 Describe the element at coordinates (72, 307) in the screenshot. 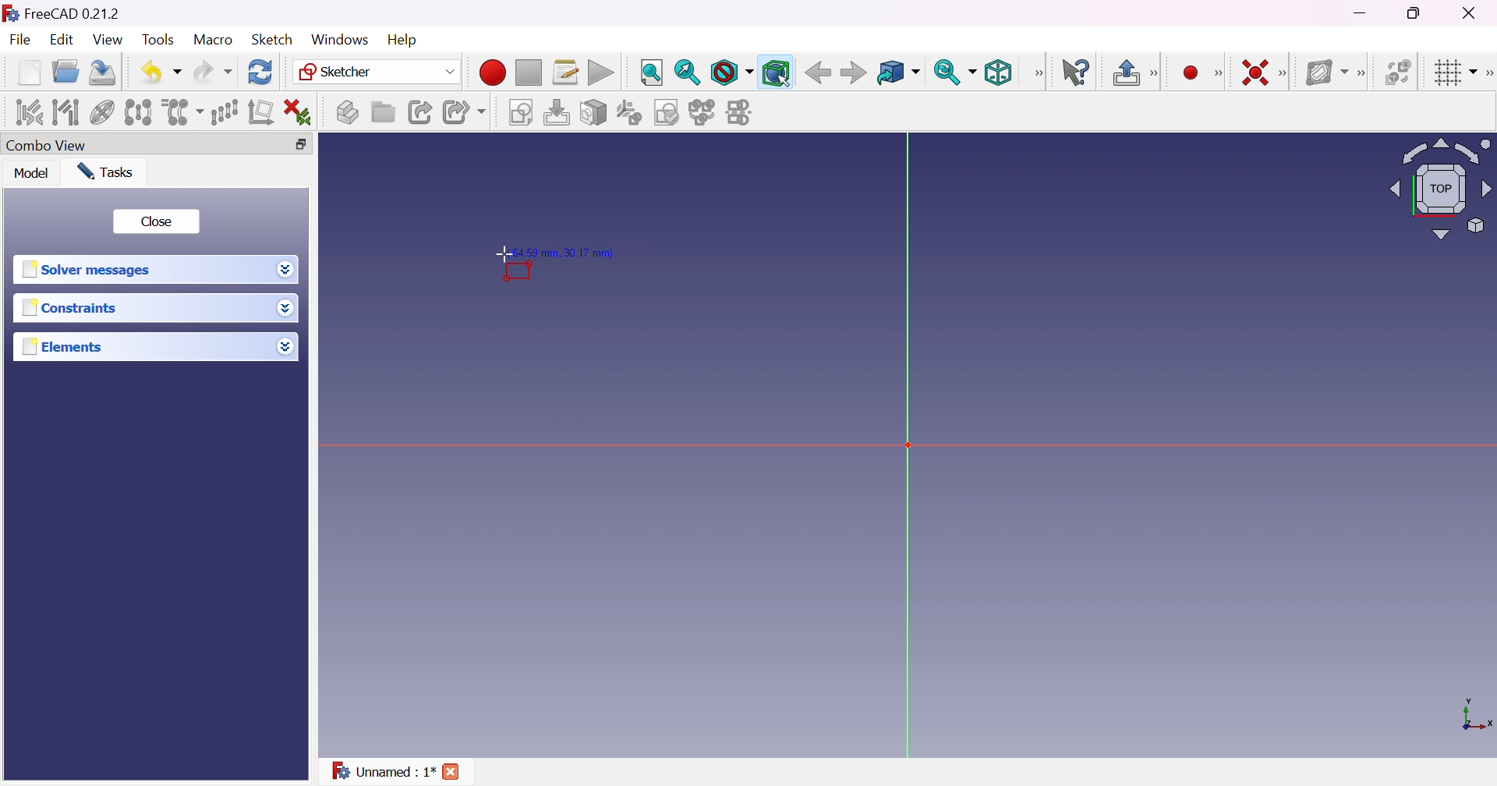

I see `Constraints` at that location.